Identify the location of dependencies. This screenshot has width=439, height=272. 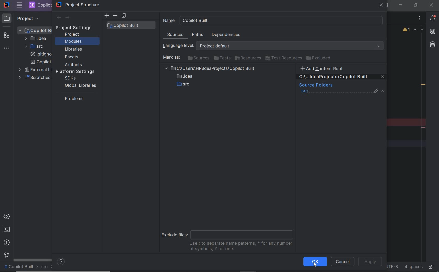
(226, 35).